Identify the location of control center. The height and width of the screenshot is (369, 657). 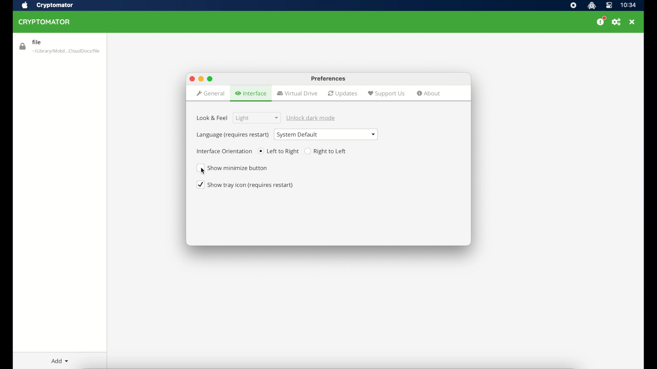
(608, 5).